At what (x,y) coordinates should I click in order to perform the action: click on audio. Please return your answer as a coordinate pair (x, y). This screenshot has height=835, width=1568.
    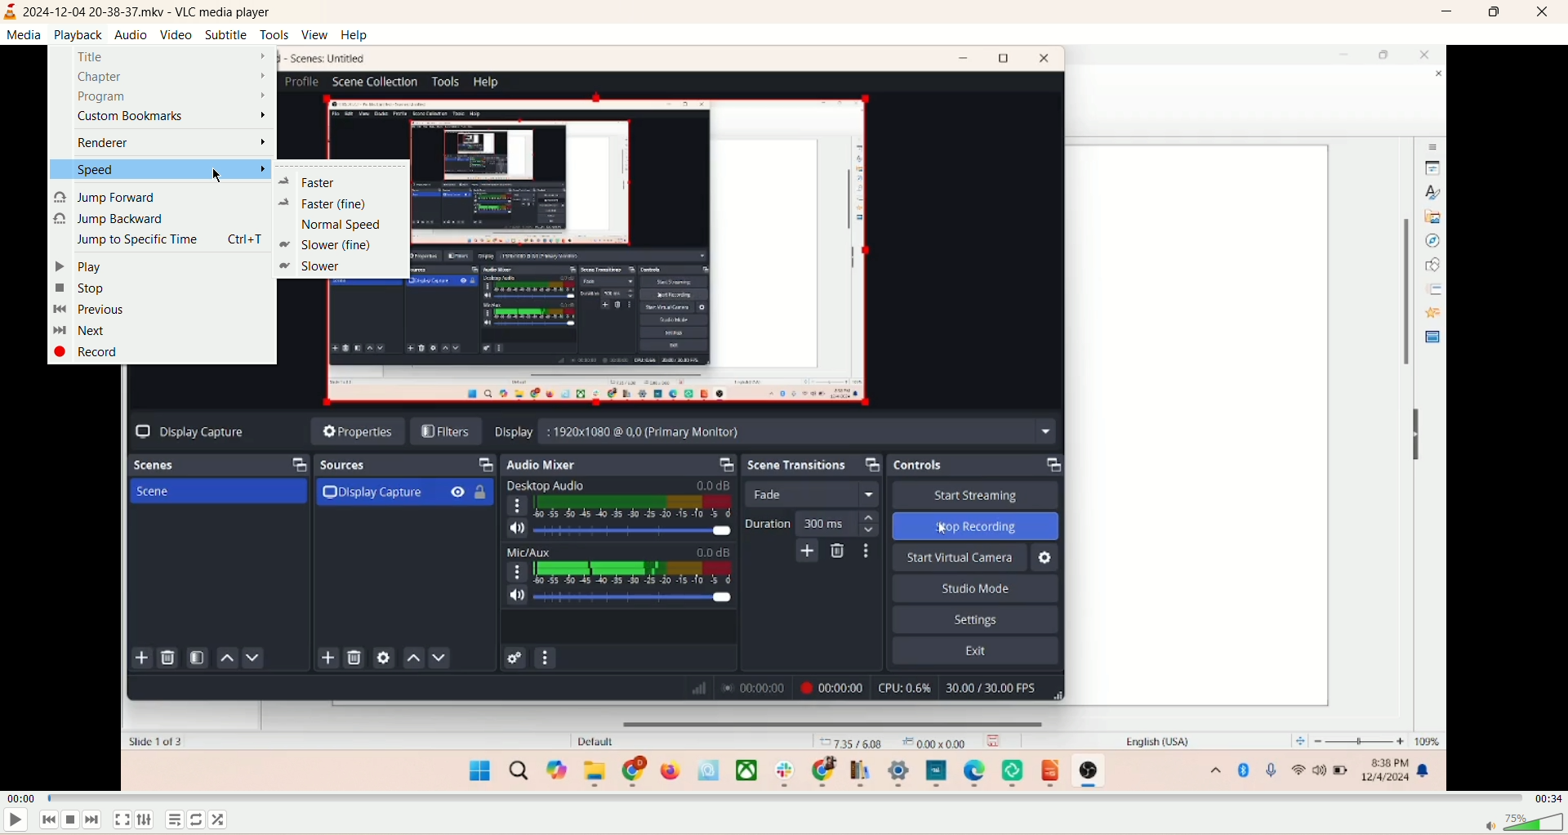
    Looking at the image, I should click on (131, 33).